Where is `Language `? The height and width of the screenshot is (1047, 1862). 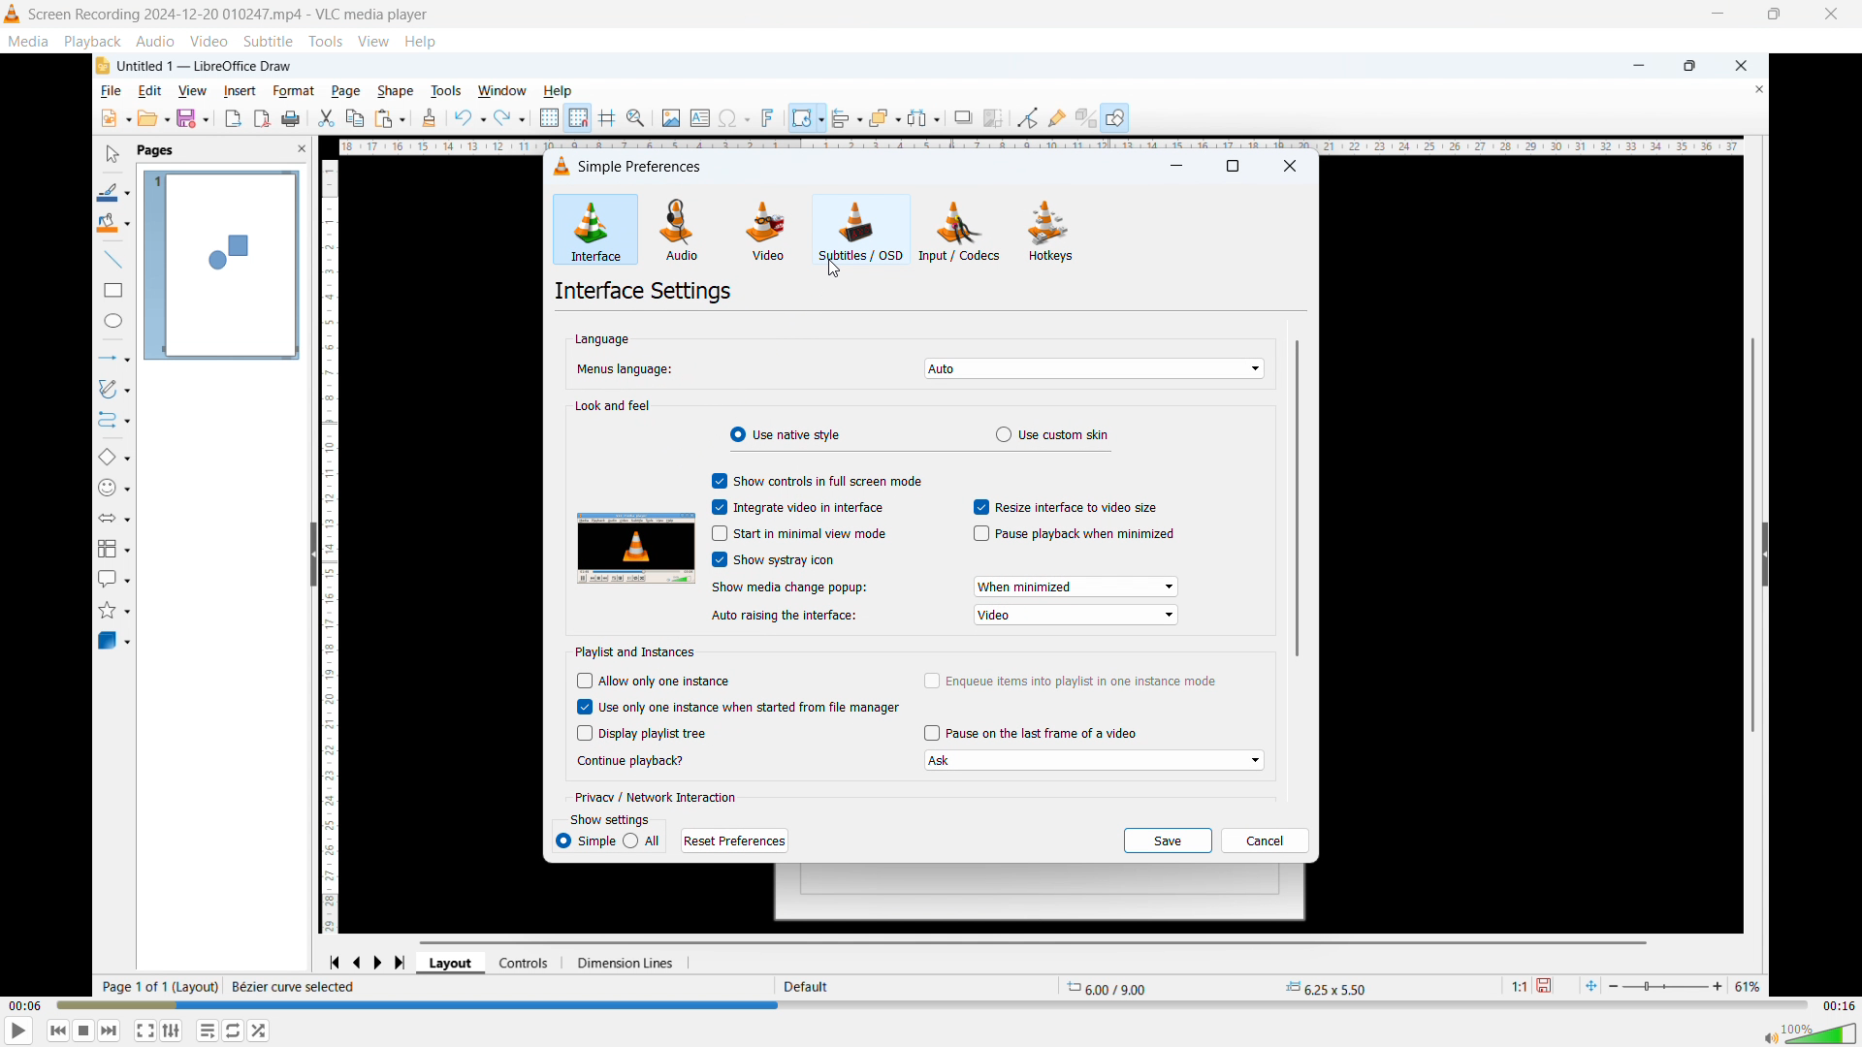
Language  is located at coordinates (603, 338).